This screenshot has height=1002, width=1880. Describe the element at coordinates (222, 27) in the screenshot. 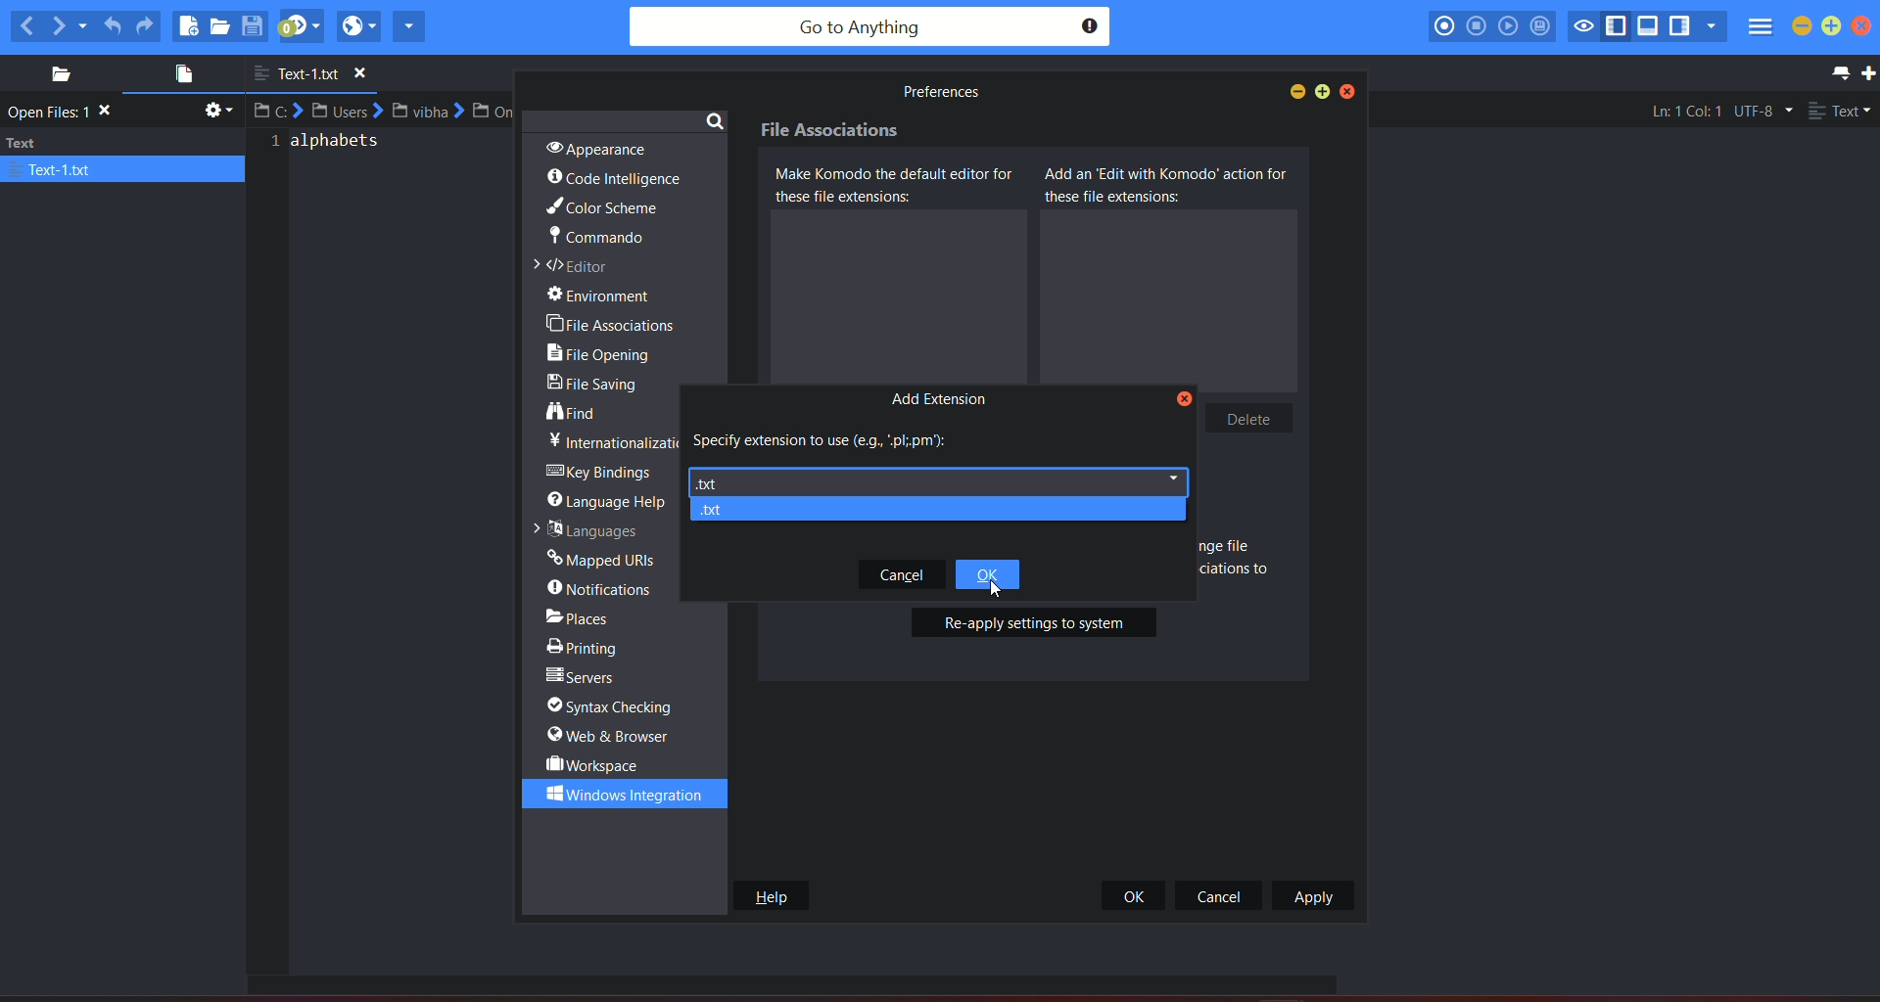

I see `open file` at that location.